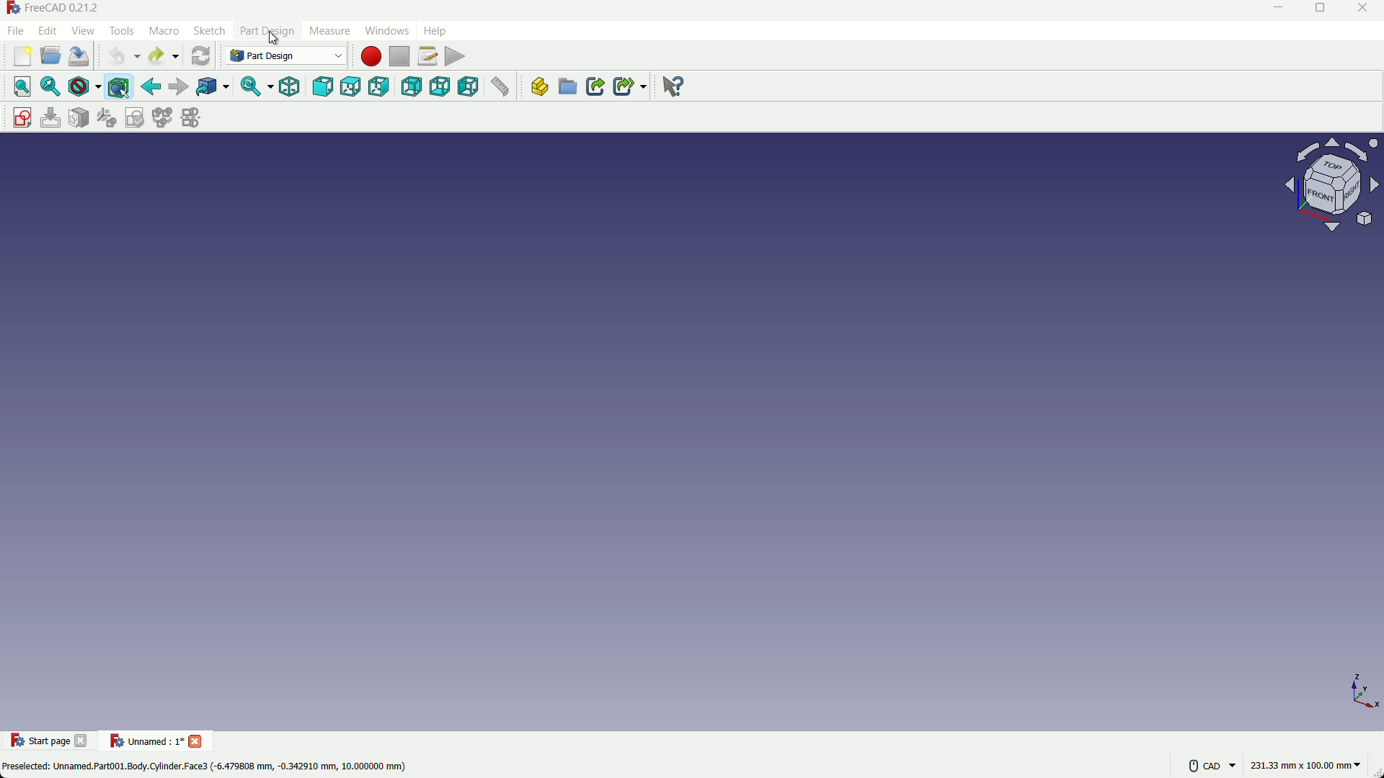 The width and height of the screenshot is (1384, 778). I want to click on help extension, so click(674, 88).